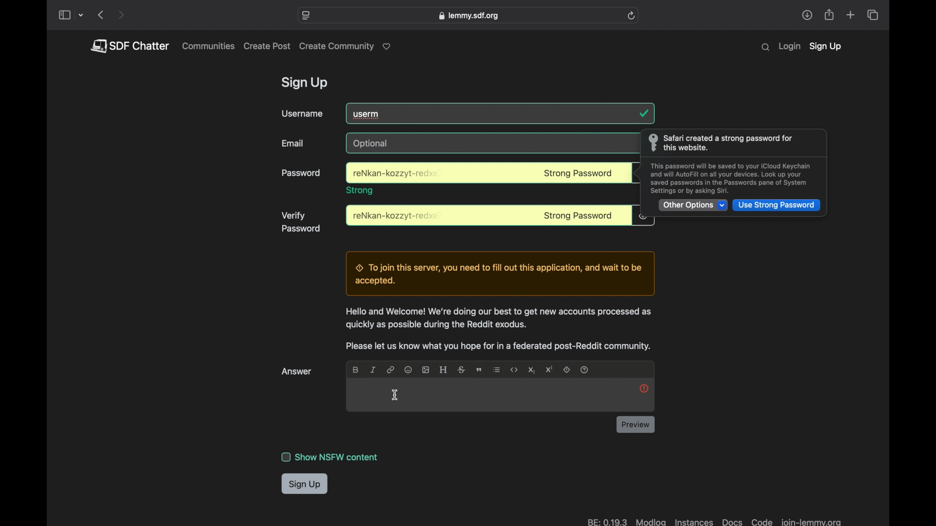 Image resolution: width=936 pixels, height=526 pixels. Describe the element at coordinates (825, 47) in the screenshot. I see `sign up` at that location.